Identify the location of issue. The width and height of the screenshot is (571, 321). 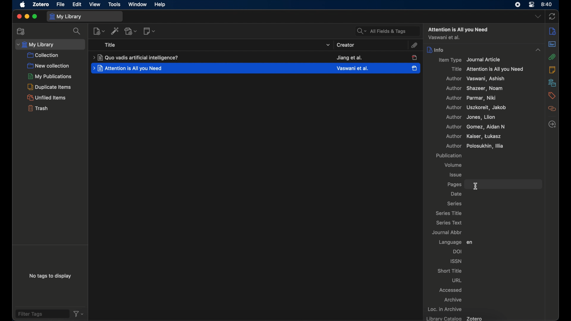
(456, 174).